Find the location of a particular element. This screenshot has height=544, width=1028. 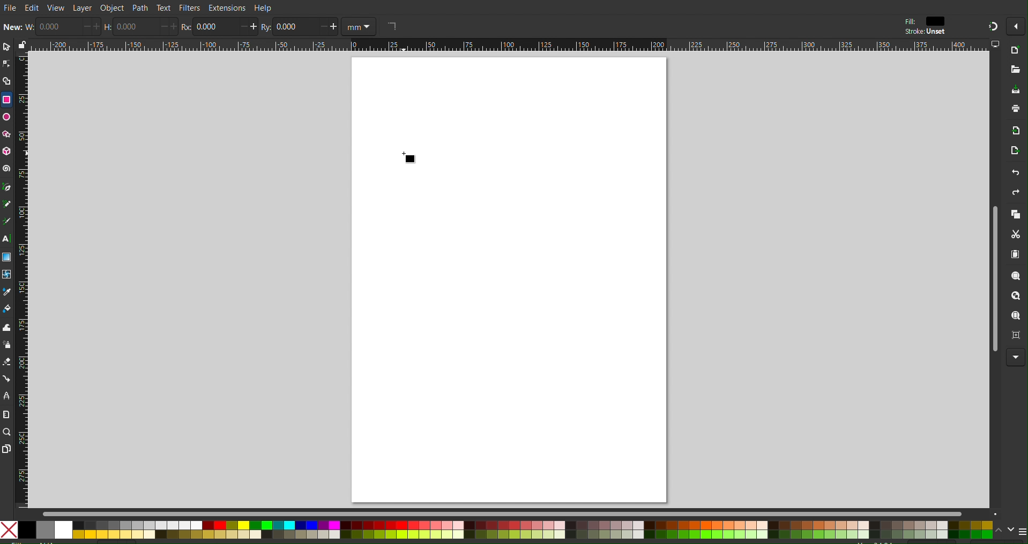

Snapping is located at coordinates (992, 25).